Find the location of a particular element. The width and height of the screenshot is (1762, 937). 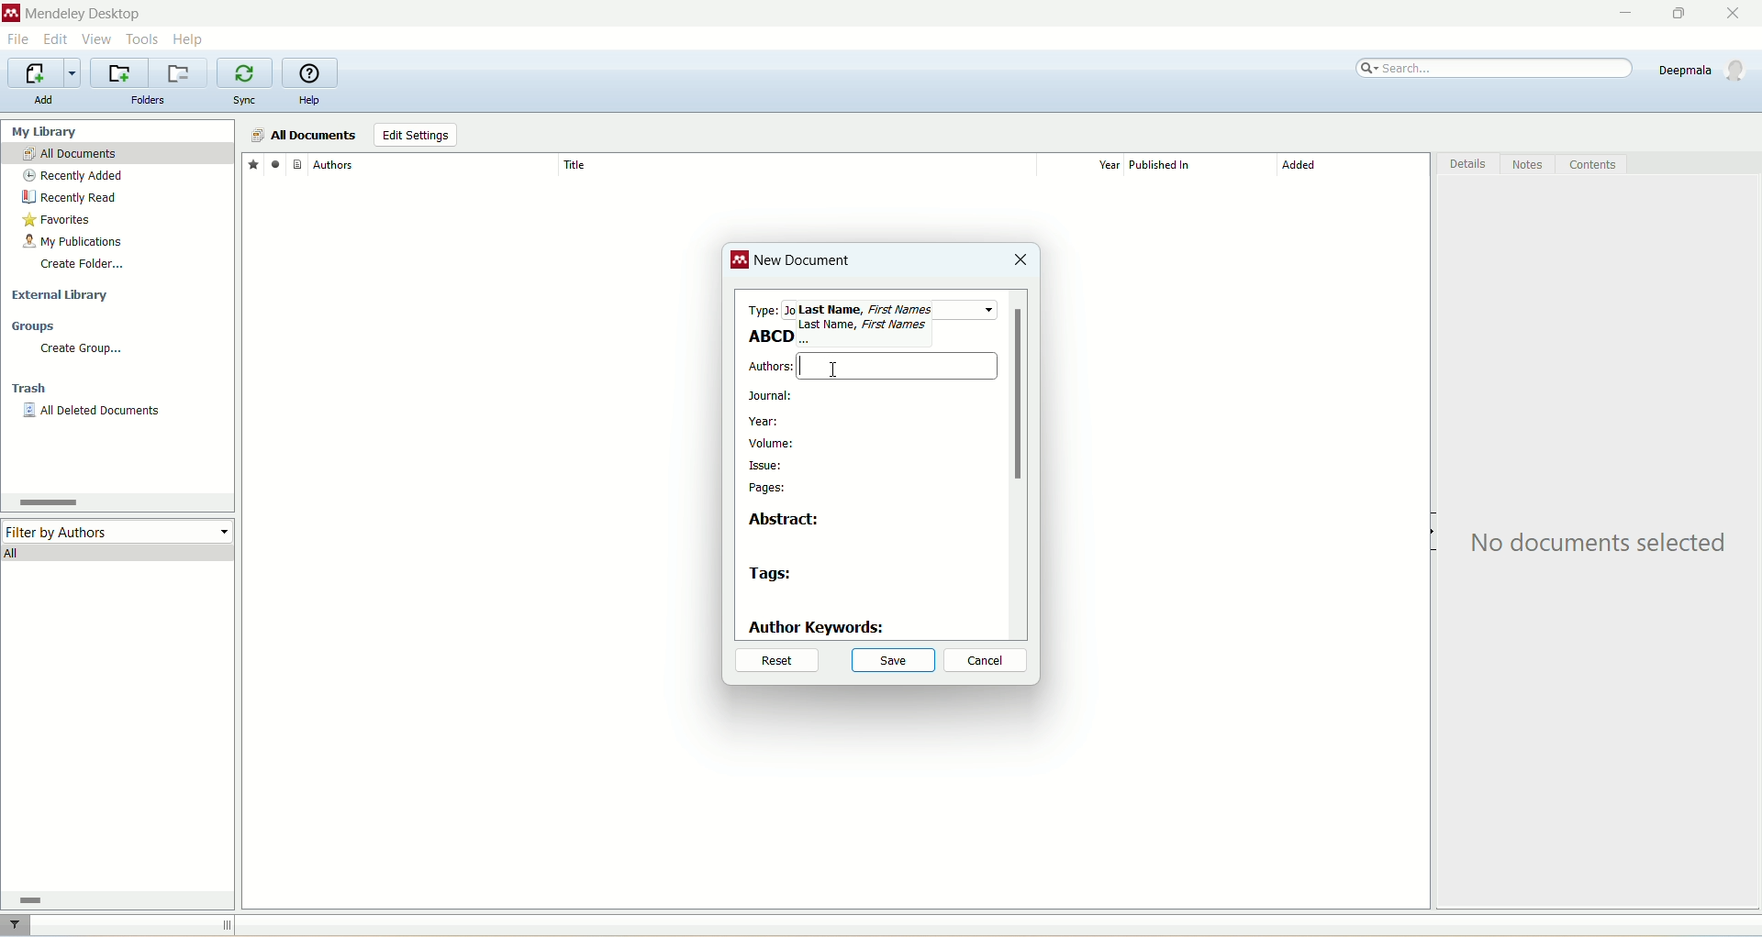

recently read is located at coordinates (69, 197).